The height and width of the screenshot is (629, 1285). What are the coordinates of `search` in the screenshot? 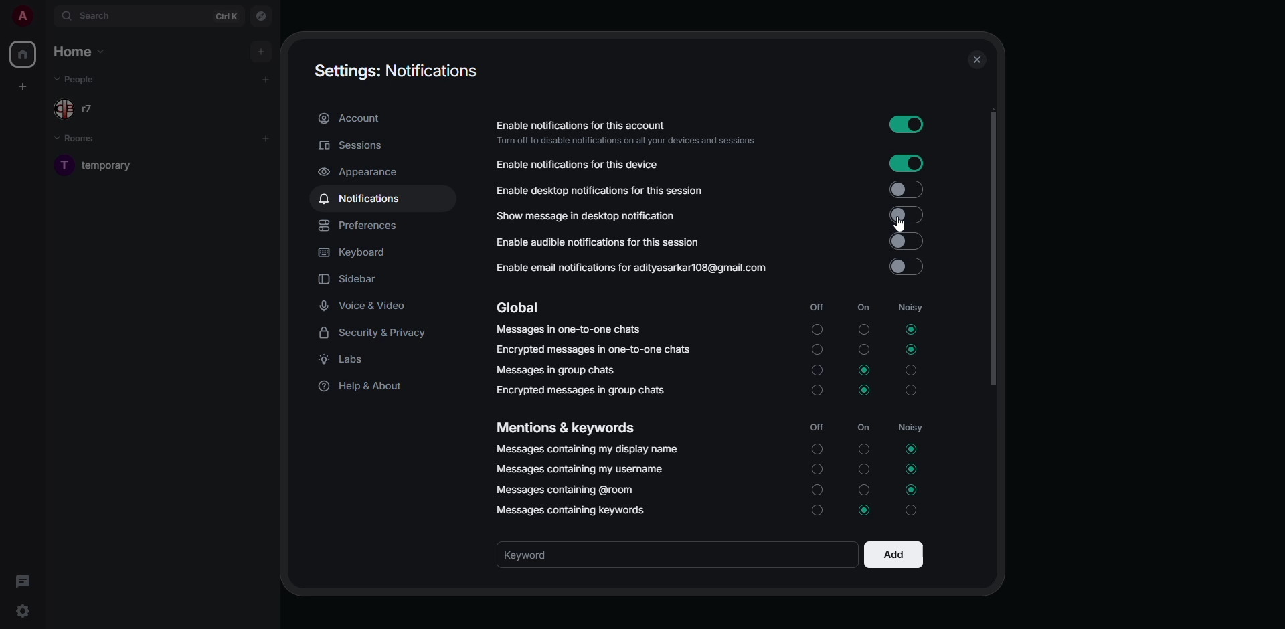 It's located at (99, 16).